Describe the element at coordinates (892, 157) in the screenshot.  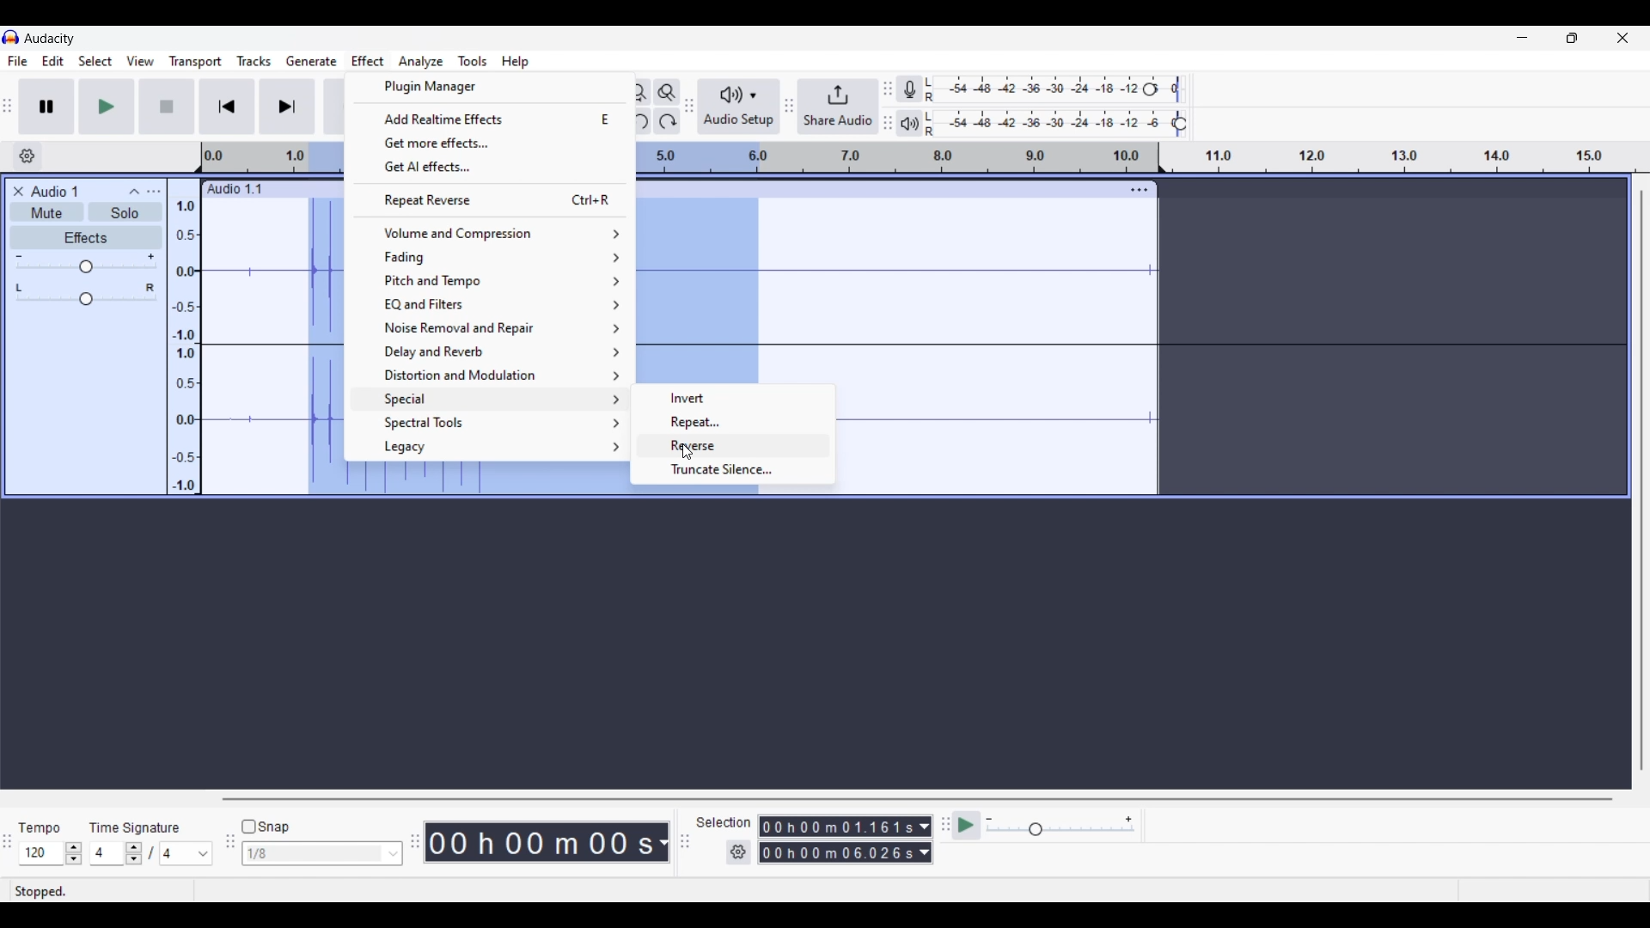
I see `Scale` at that location.